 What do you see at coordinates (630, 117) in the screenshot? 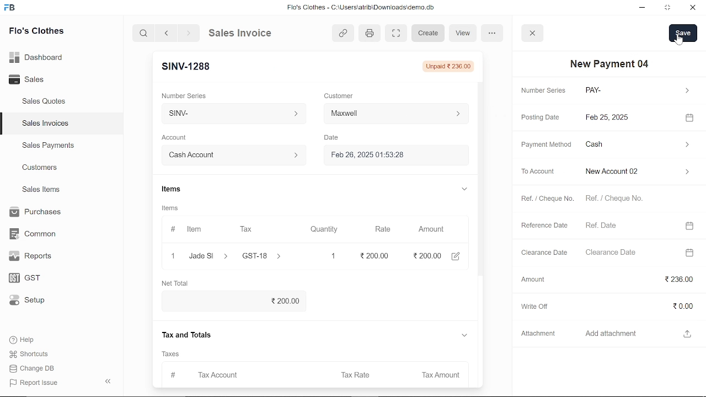
I see `Feb 25,2025` at bounding box center [630, 117].